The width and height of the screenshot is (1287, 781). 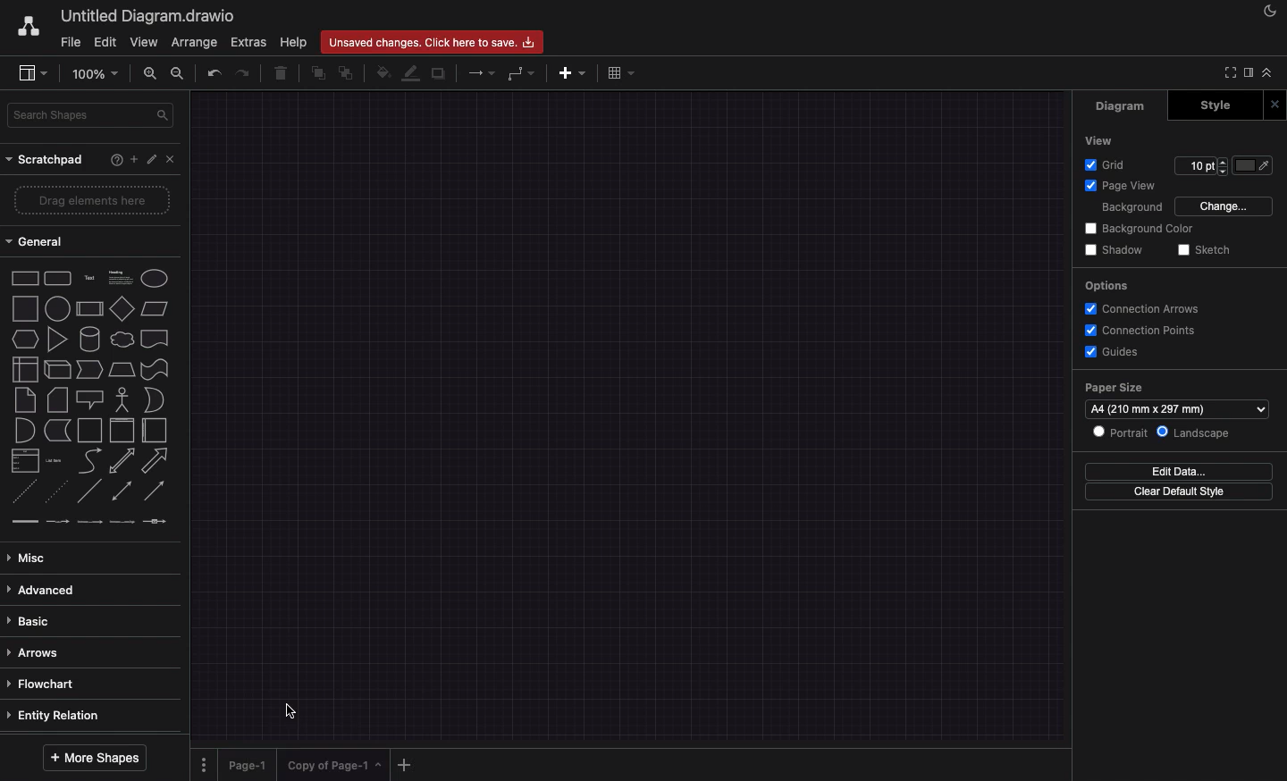 What do you see at coordinates (25, 309) in the screenshot?
I see `square` at bounding box center [25, 309].